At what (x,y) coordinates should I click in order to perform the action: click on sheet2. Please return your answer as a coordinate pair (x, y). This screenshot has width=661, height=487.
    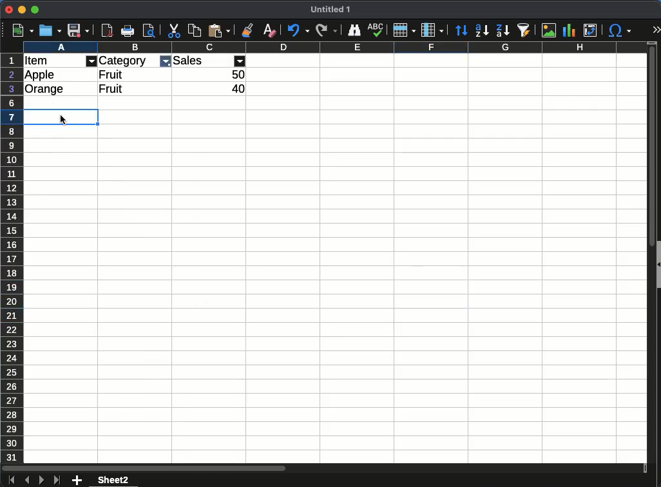
    Looking at the image, I should click on (115, 480).